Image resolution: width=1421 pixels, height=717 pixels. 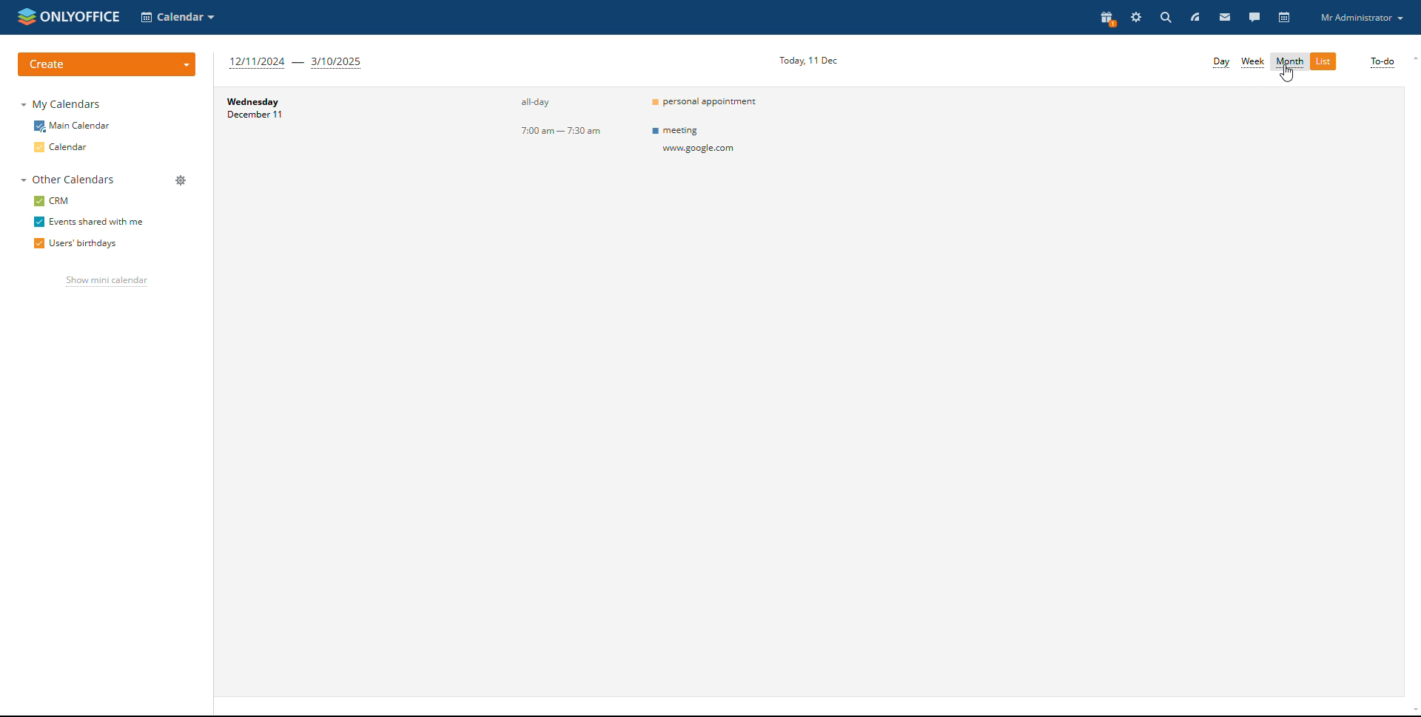 I want to click on day view, so click(x=1222, y=64).